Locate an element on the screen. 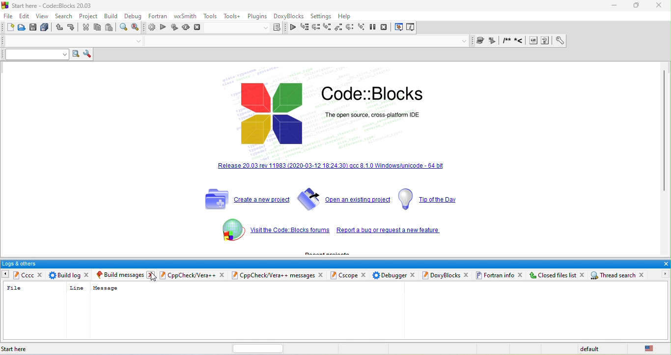  file is located at coordinates (15, 289).